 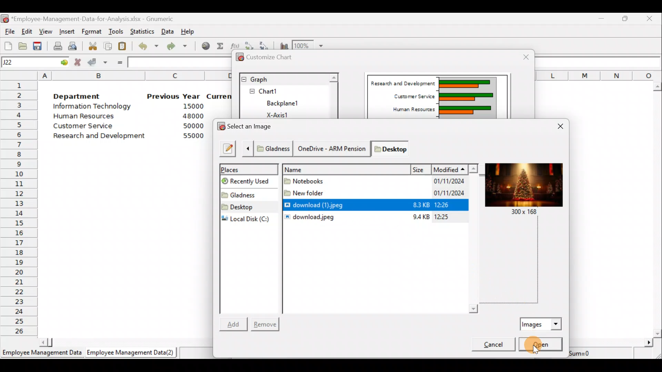 I want to click on Accept change, so click(x=97, y=63).